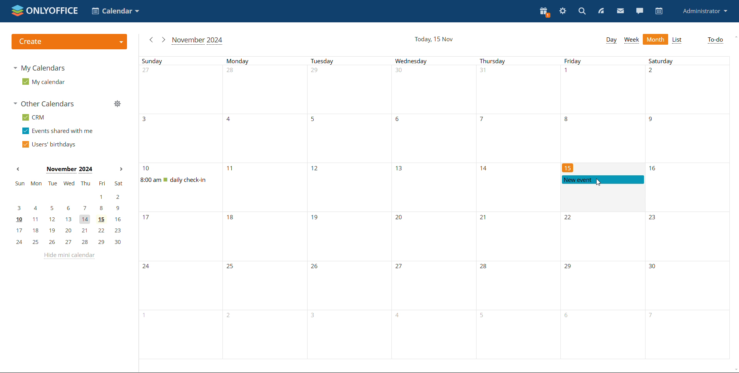 The height and width of the screenshot is (373, 739). Describe the element at coordinates (69, 184) in the screenshot. I see `sun, mon, tue, wed, thu, fri, sat` at that location.